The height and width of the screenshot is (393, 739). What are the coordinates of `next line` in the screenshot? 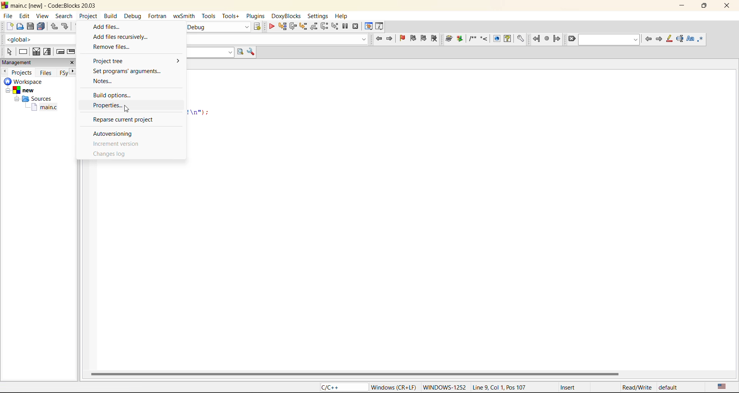 It's located at (294, 27).